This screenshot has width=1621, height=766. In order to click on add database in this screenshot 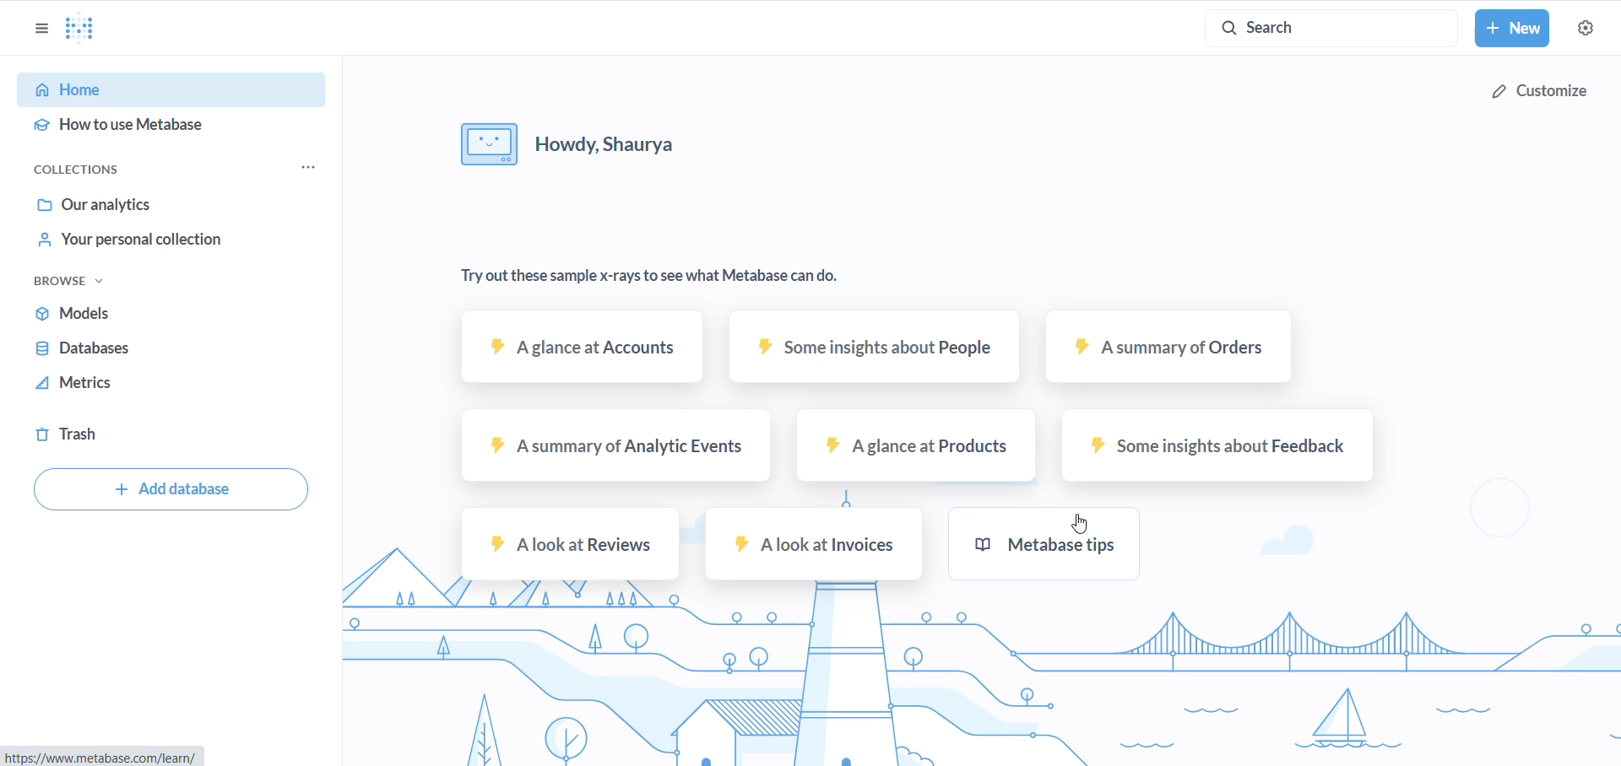, I will do `click(174, 491)`.